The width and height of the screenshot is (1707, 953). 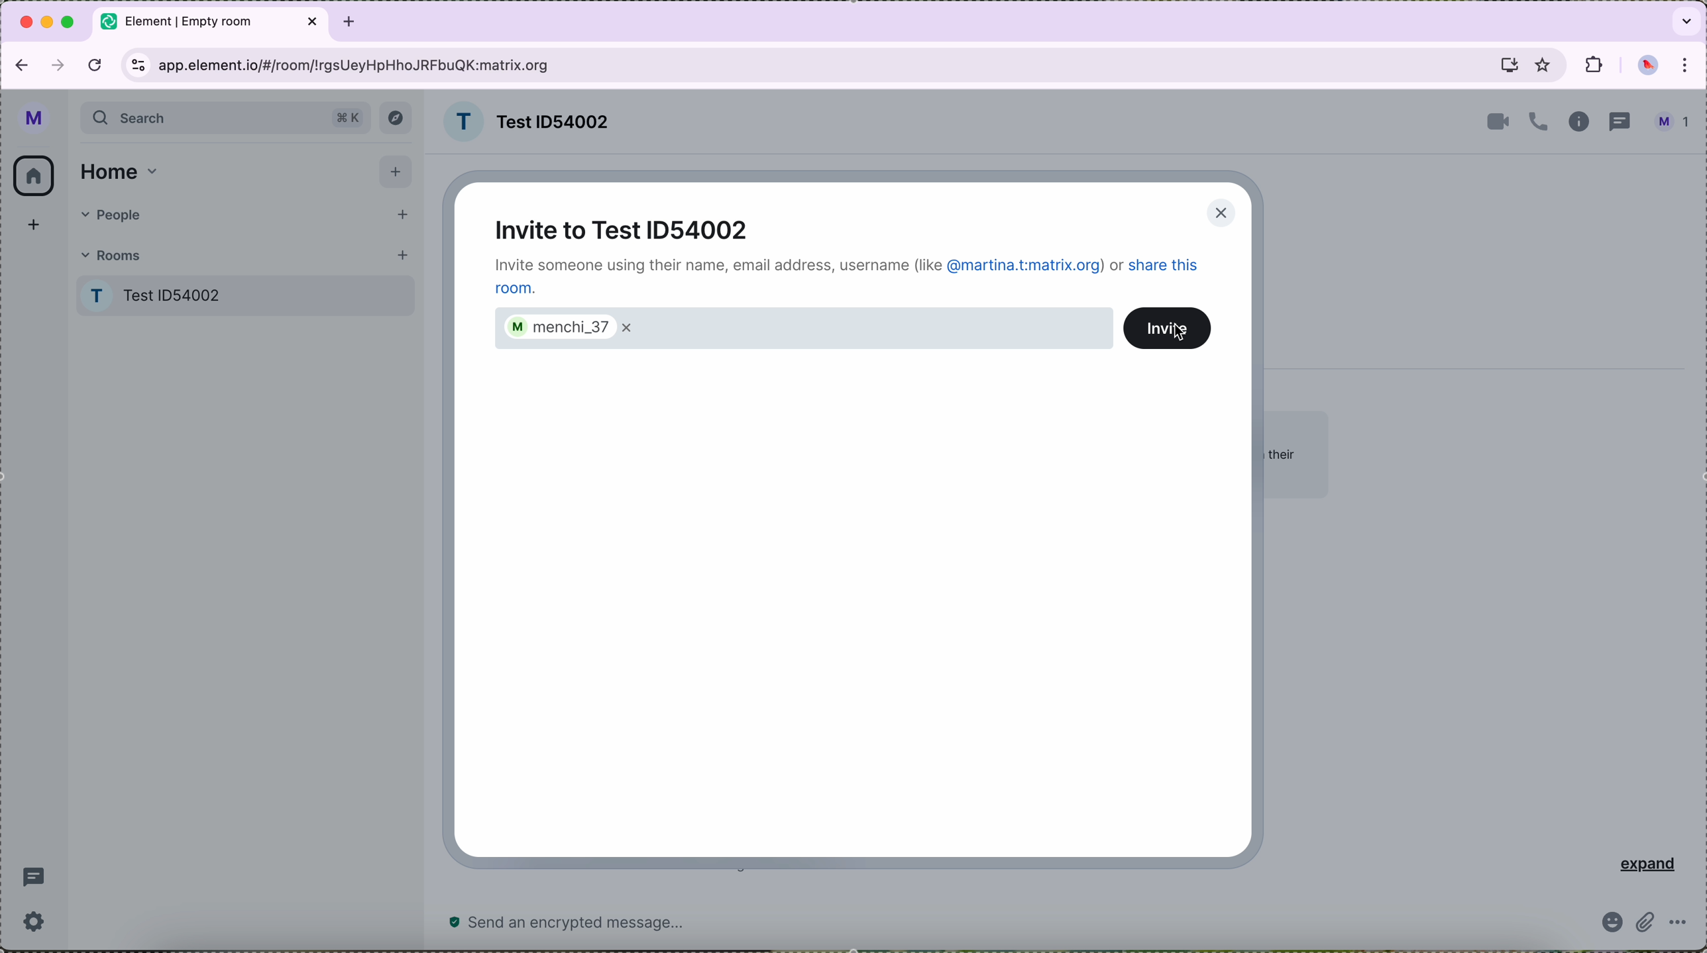 What do you see at coordinates (396, 118) in the screenshot?
I see `explore button` at bounding box center [396, 118].